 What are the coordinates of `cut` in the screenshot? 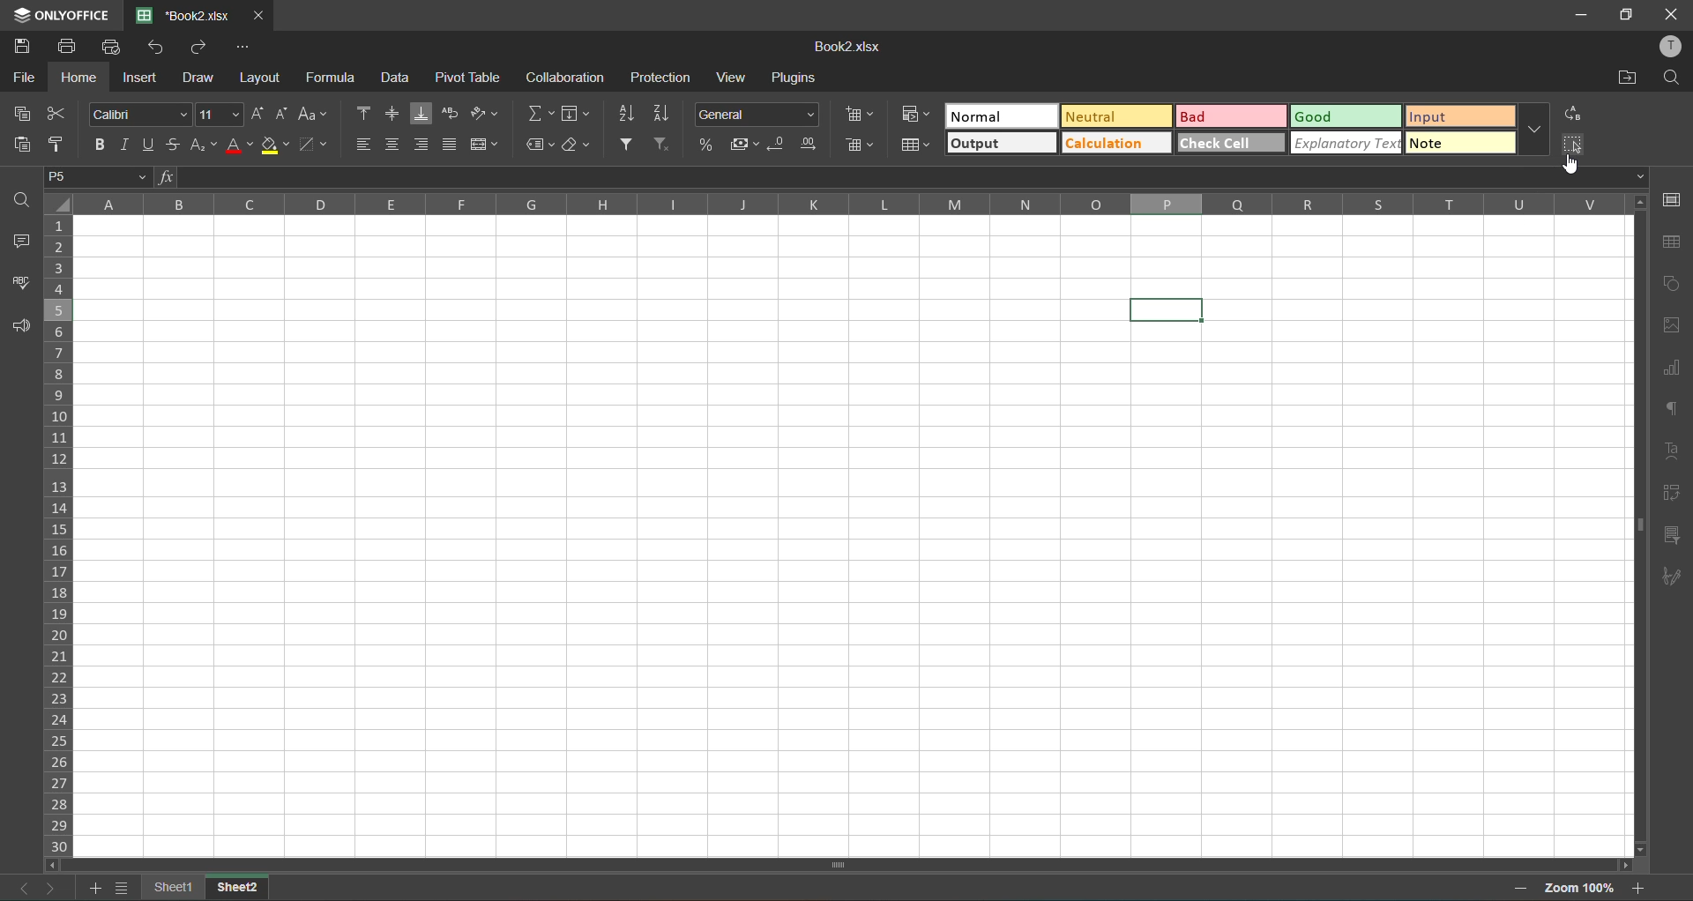 It's located at (57, 115).